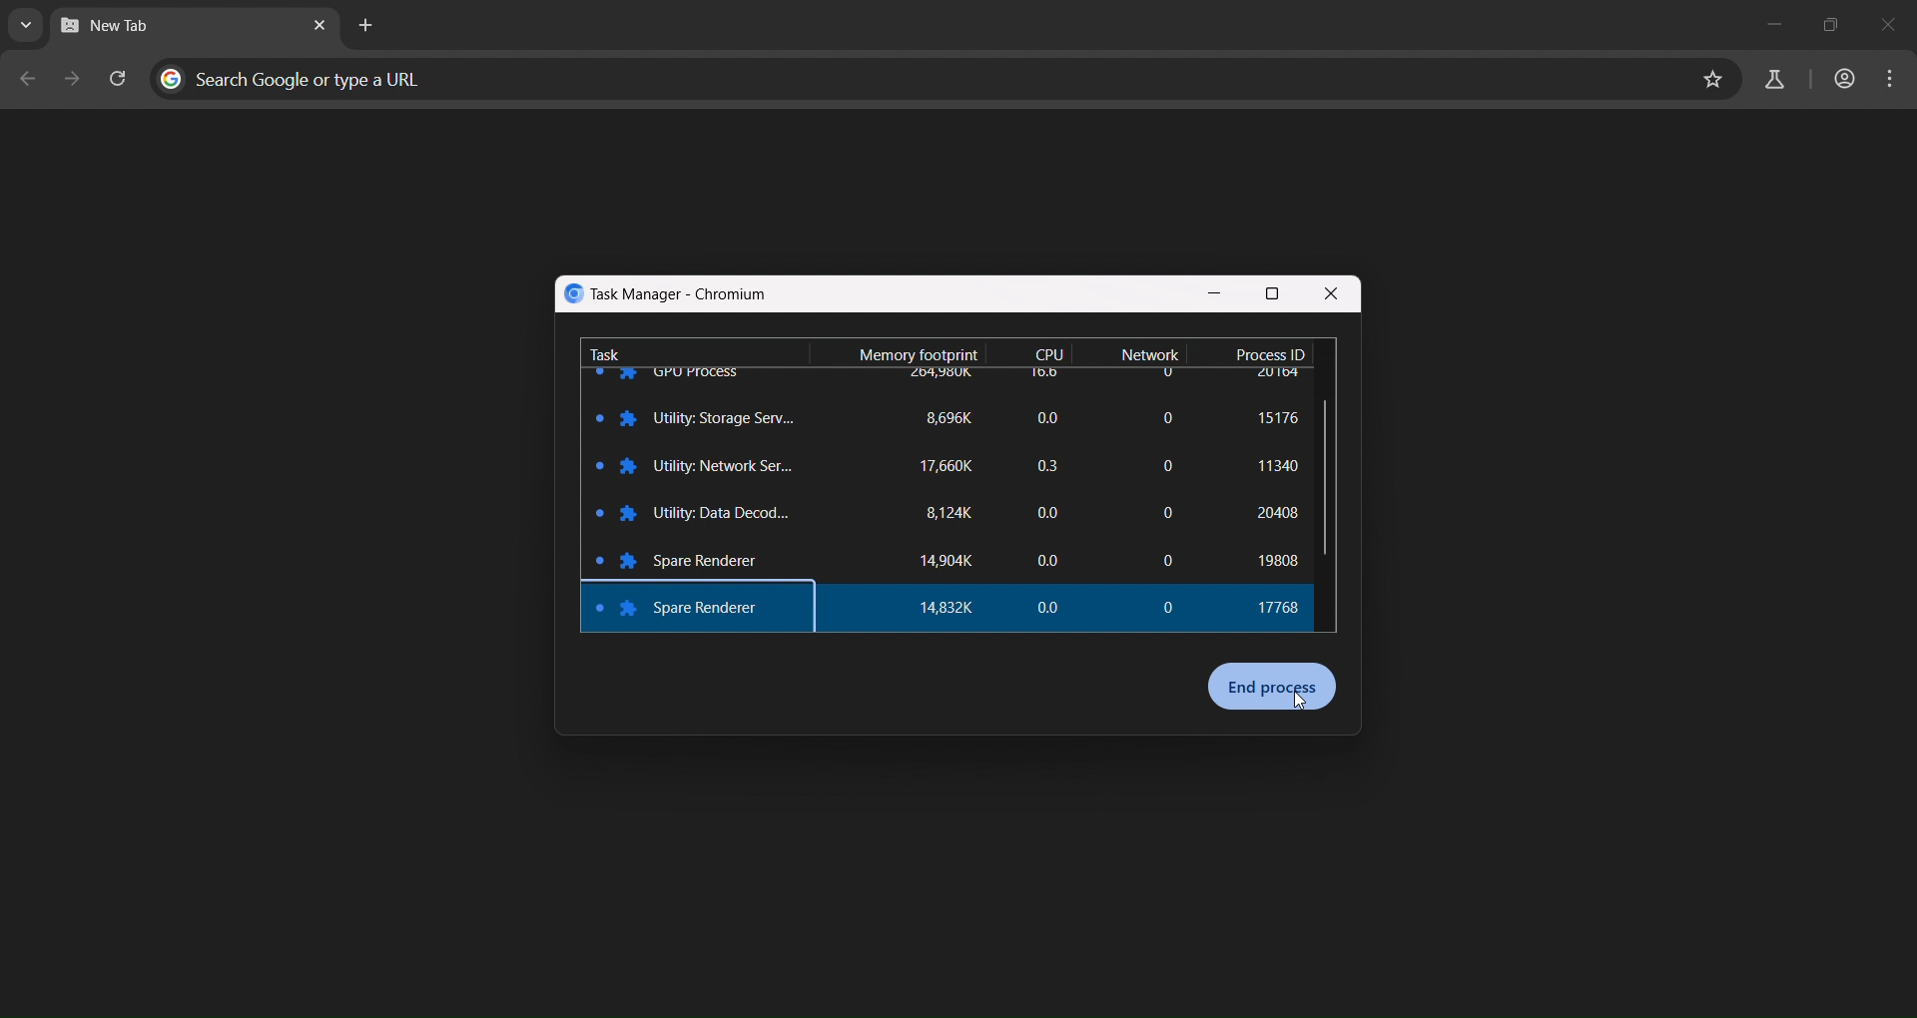 The image size is (1917, 1018). What do you see at coordinates (28, 78) in the screenshot?
I see `go back one page` at bounding box center [28, 78].